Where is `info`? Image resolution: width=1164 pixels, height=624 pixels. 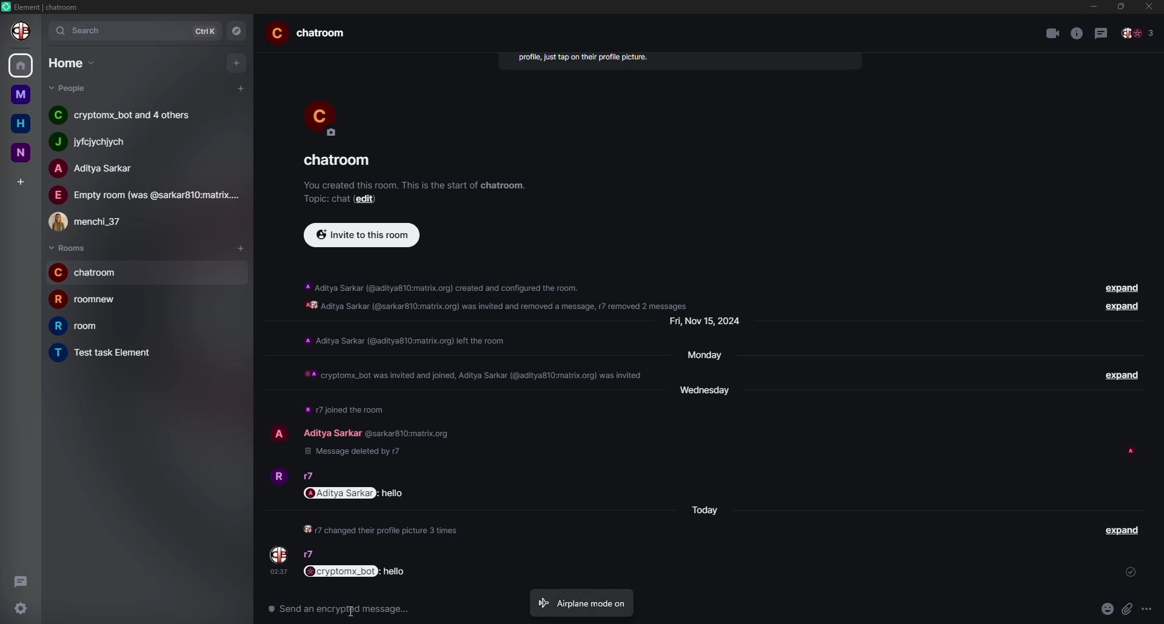
info is located at coordinates (381, 529).